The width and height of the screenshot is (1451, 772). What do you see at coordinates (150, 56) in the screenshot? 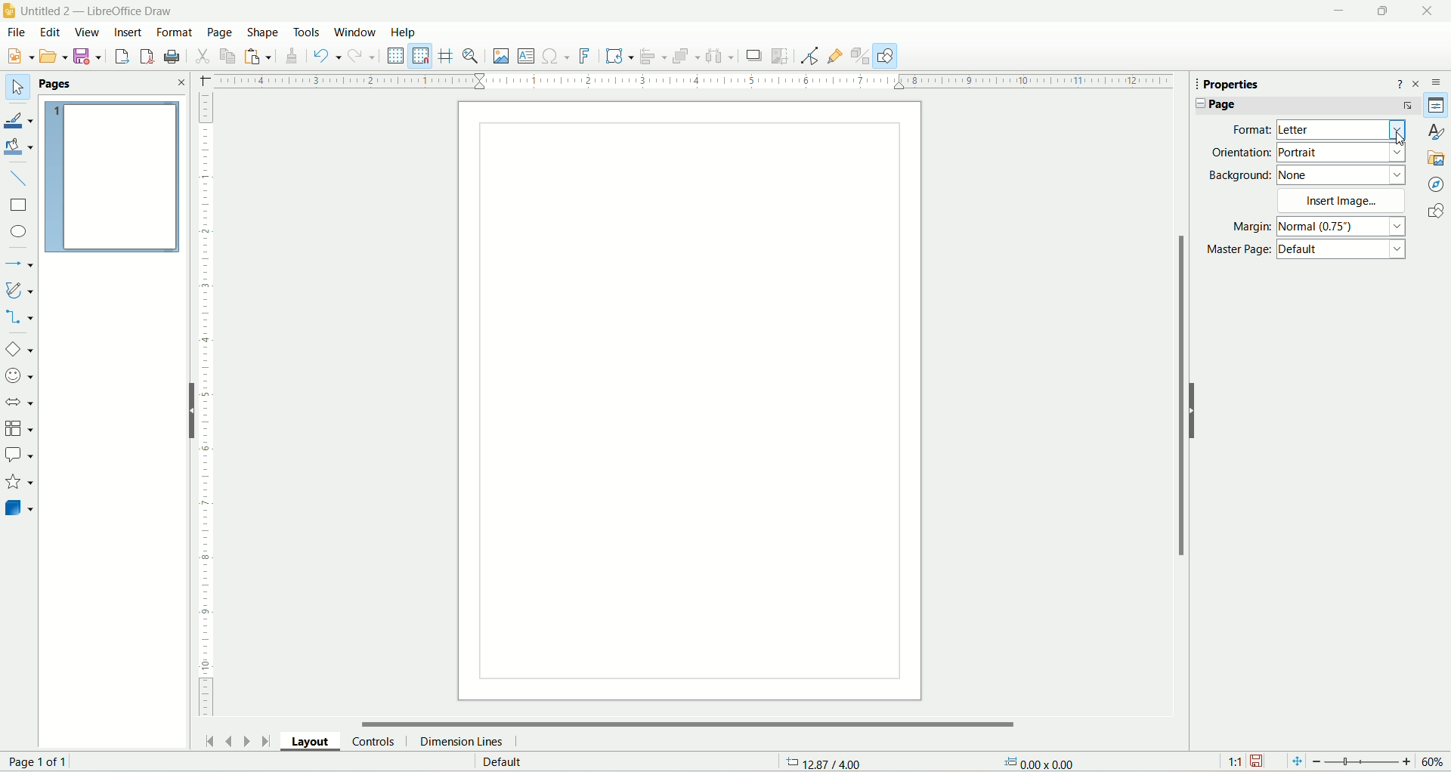
I see `export directly as PDF` at bounding box center [150, 56].